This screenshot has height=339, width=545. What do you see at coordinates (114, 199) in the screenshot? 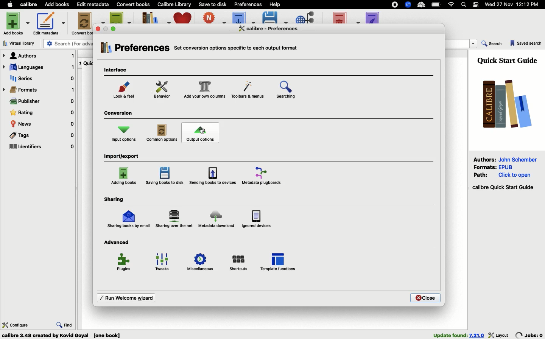
I see `Sharing` at bounding box center [114, 199].